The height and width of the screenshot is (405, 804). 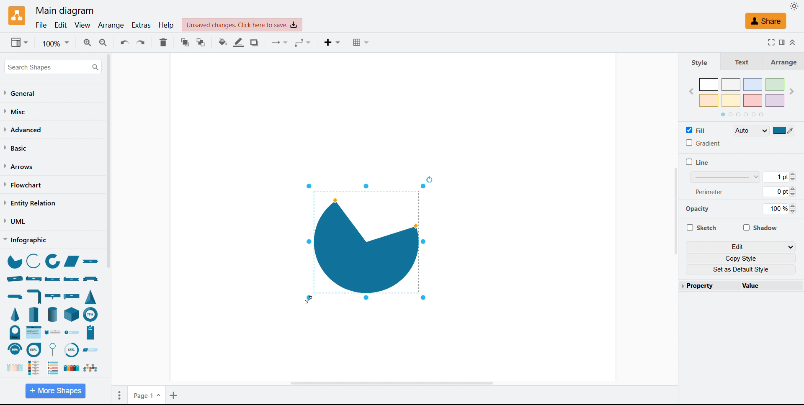 What do you see at coordinates (779, 209) in the screenshot?
I see `Set opacity ` at bounding box center [779, 209].